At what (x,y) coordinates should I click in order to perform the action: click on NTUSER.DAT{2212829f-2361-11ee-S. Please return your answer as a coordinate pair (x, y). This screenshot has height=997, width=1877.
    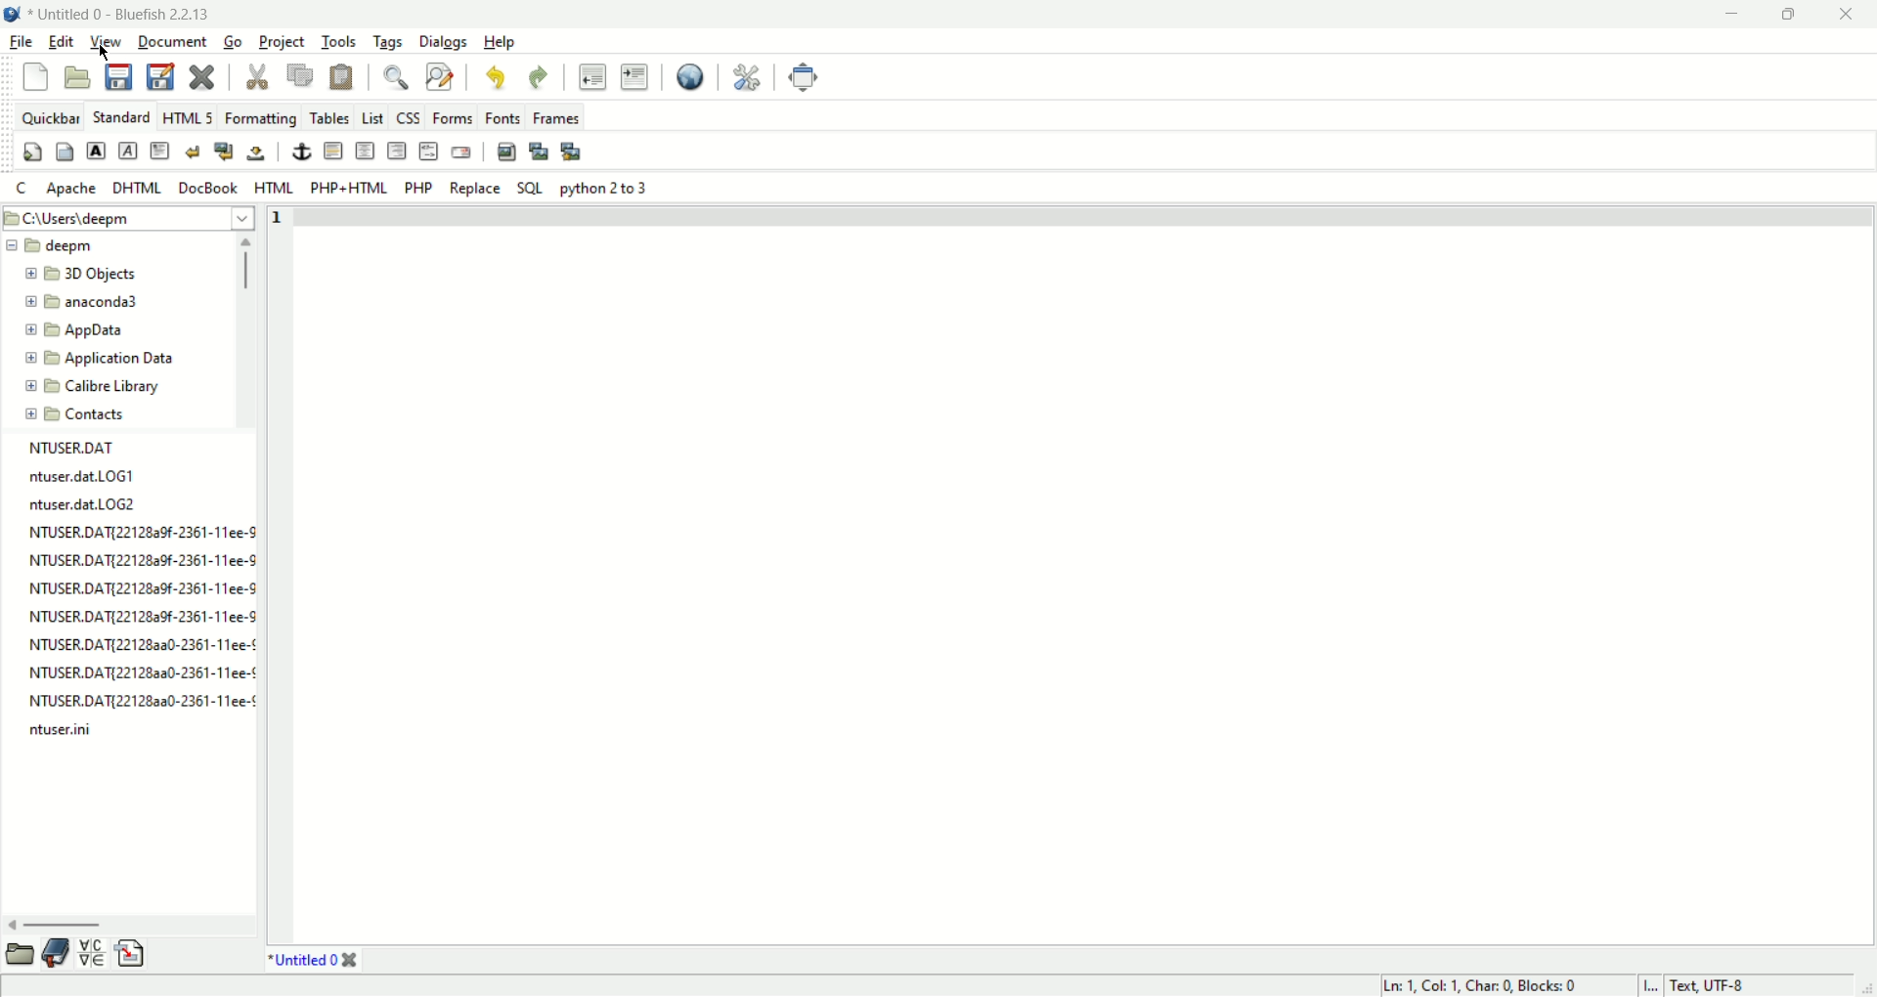
    Looking at the image, I should click on (140, 590).